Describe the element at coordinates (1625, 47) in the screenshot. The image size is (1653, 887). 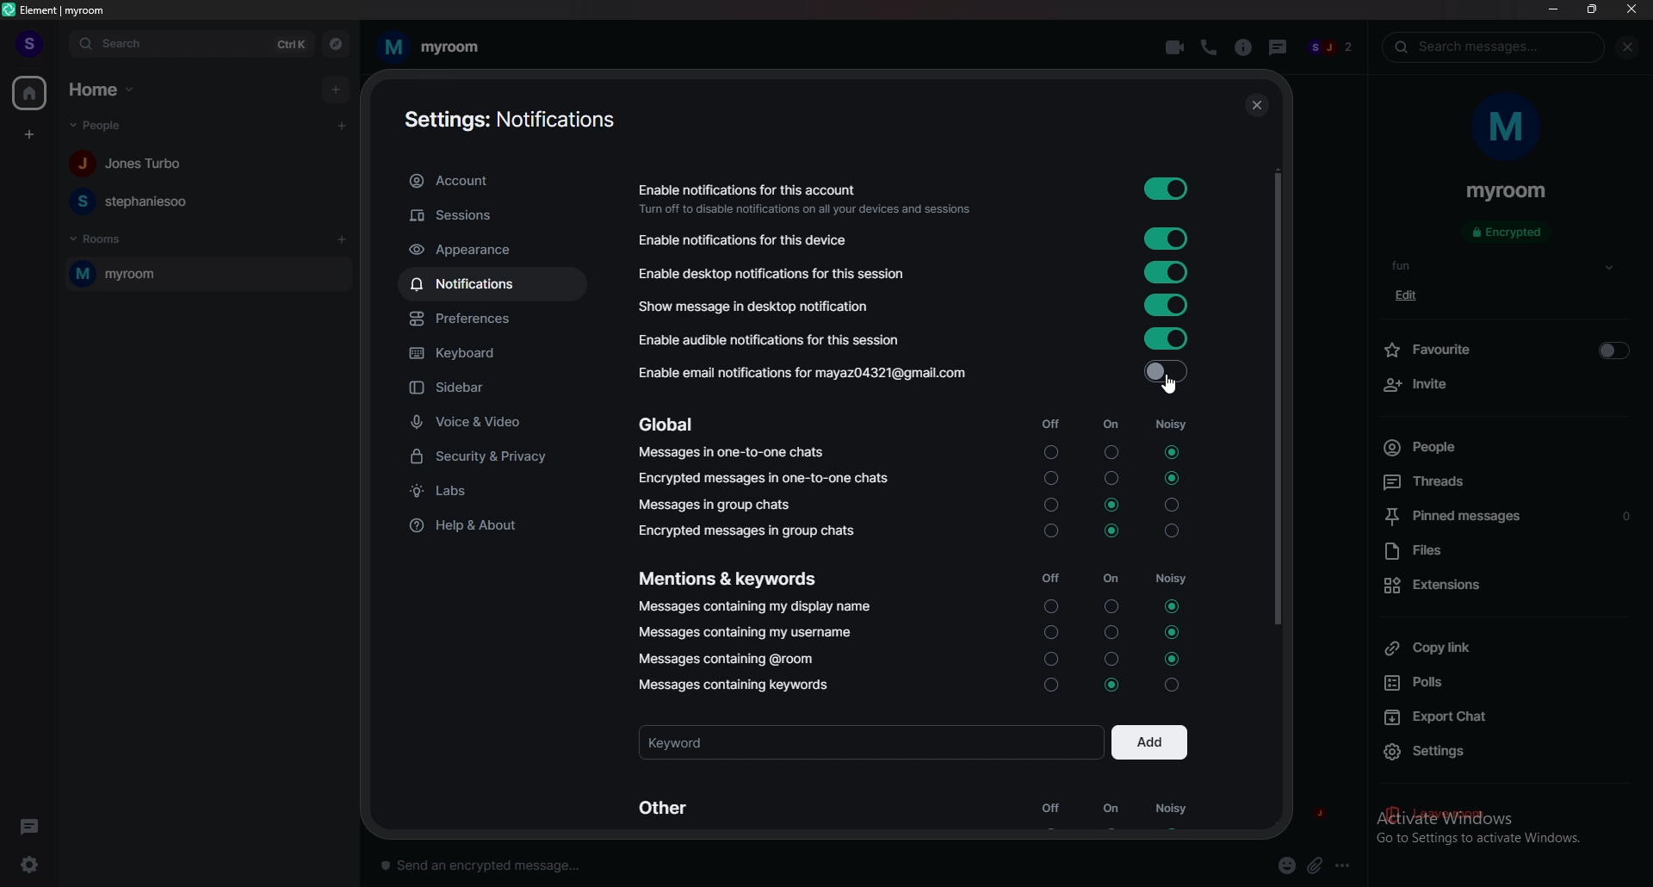
I see `close info` at that location.